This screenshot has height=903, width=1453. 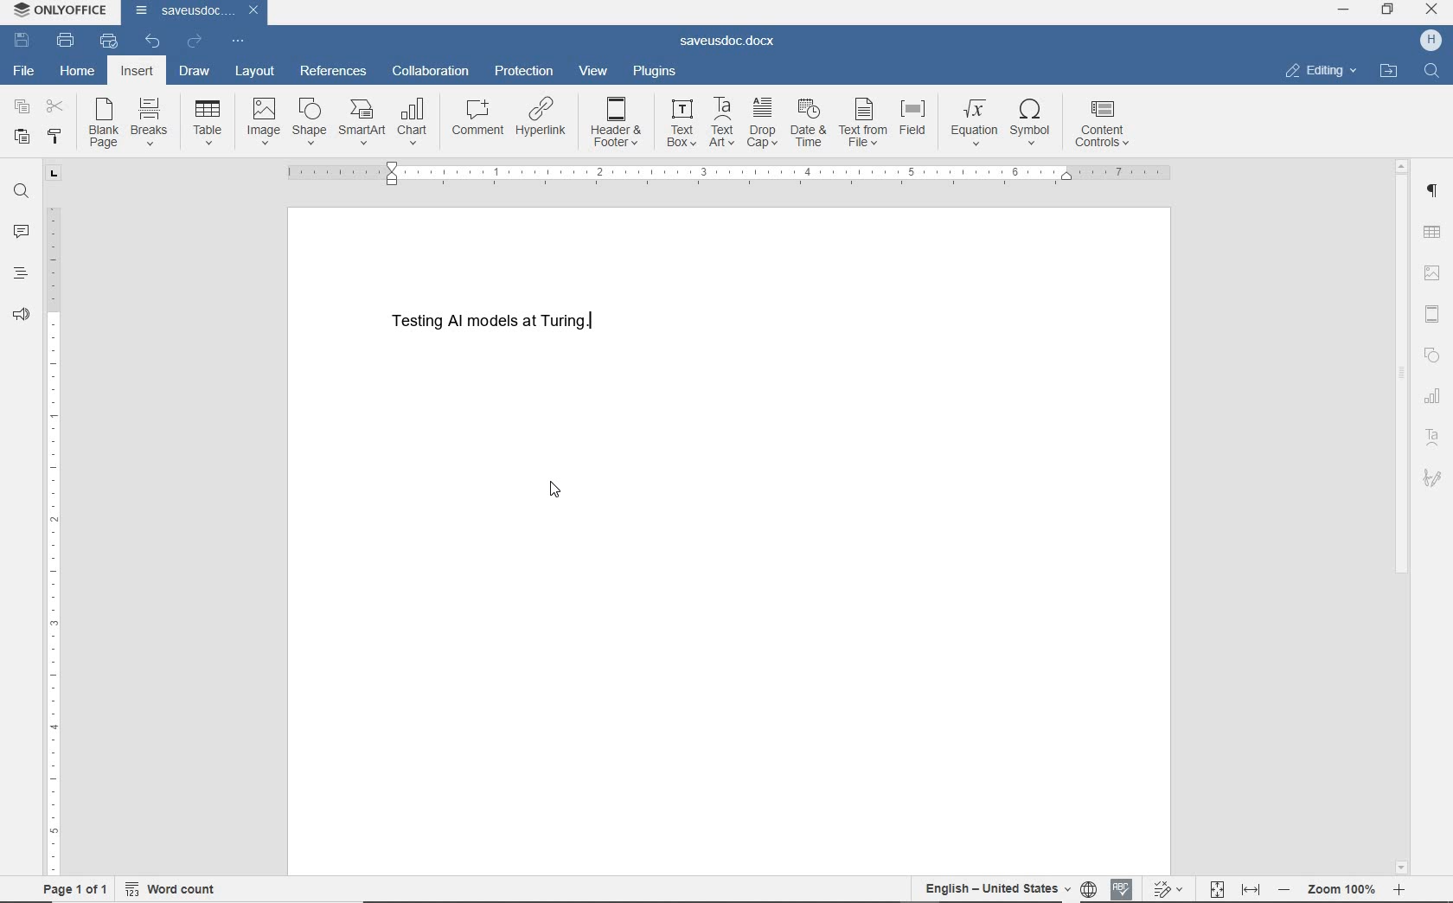 What do you see at coordinates (1322, 70) in the screenshot?
I see `editing` at bounding box center [1322, 70].